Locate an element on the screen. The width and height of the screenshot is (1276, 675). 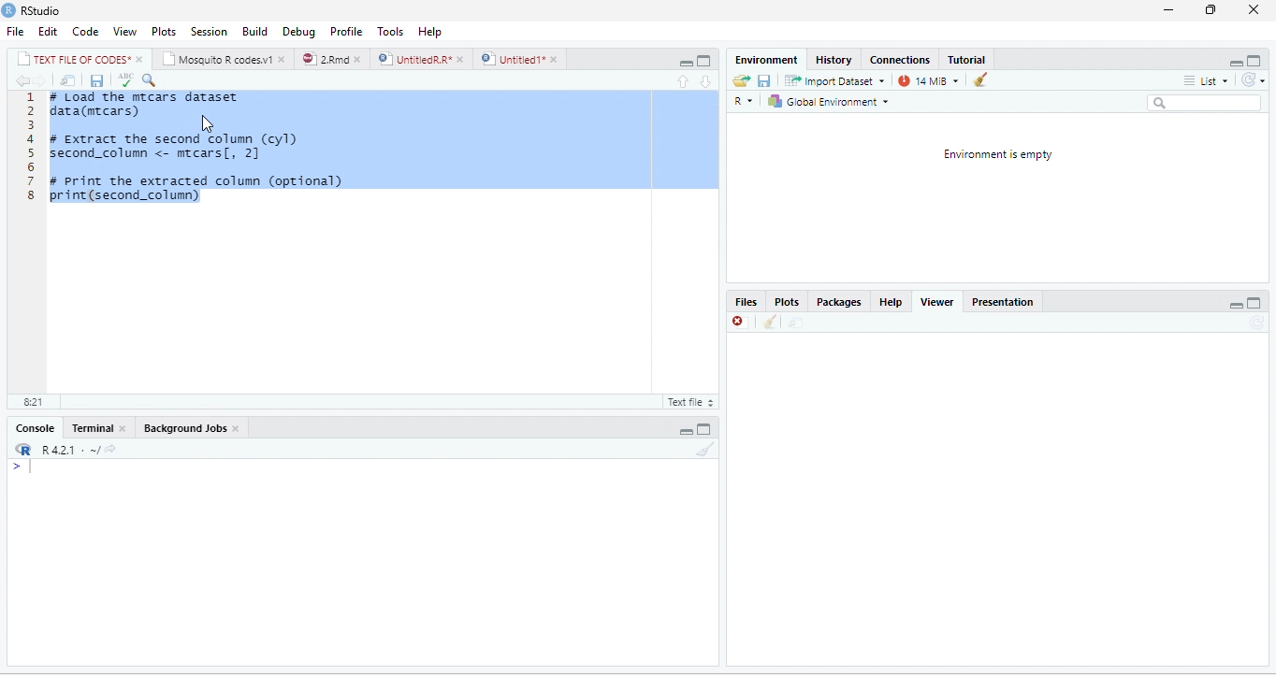
Tutorial is located at coordinates (965, 58).